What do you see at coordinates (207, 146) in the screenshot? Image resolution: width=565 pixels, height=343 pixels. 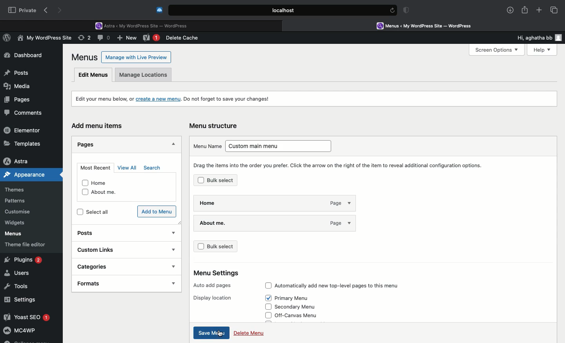 I see `Menu name` at bounding box center [207, 146].